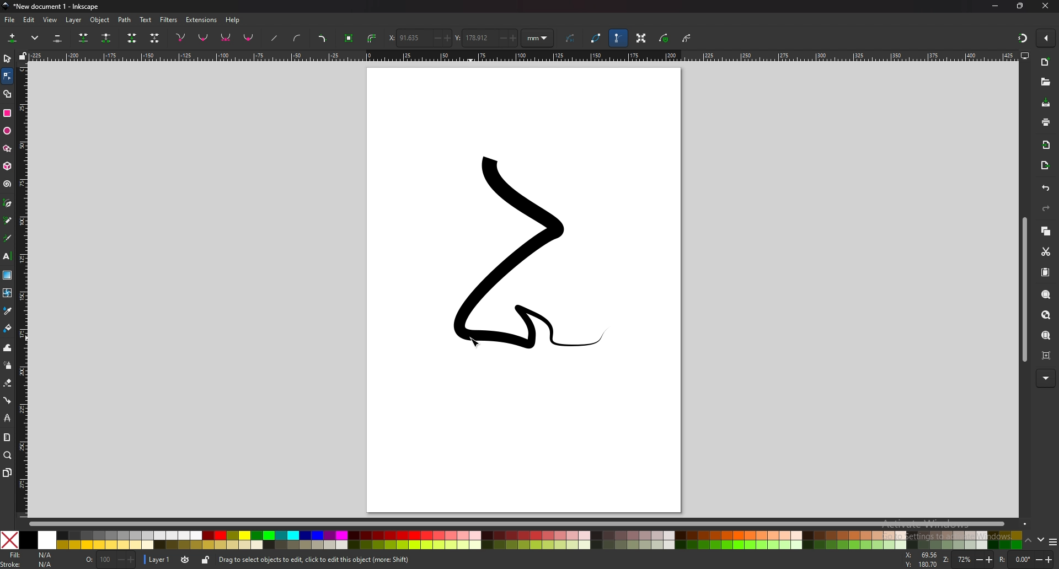  Describe the element at coordinates (7, 148) in the screenshot. I see `stars and polygons` at that location.